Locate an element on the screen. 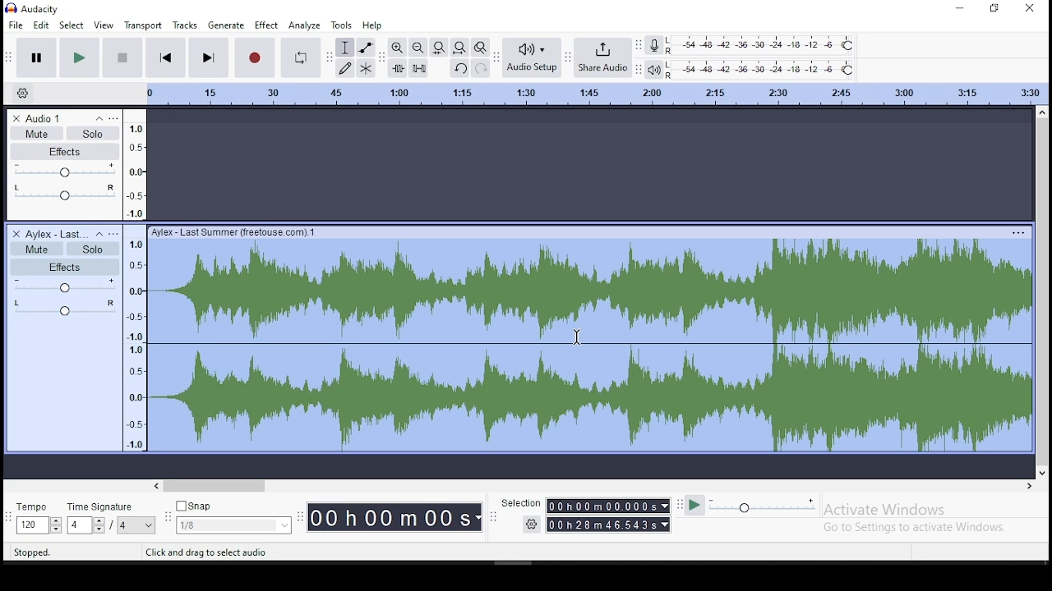 This screenshot has height=591, width=1052. hare audio is located at coordinates (604, 58).